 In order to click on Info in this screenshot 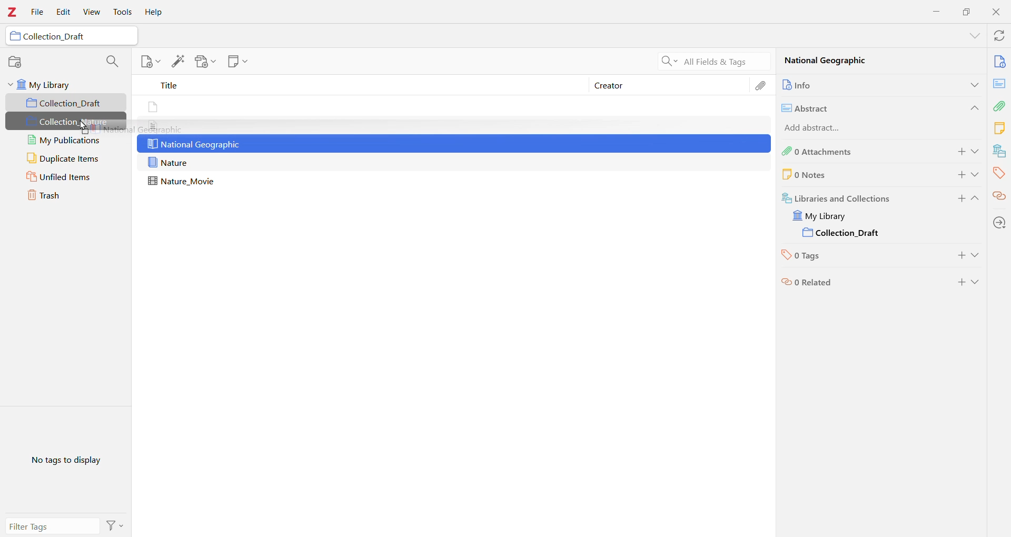, I will do `click(999, 61)`.